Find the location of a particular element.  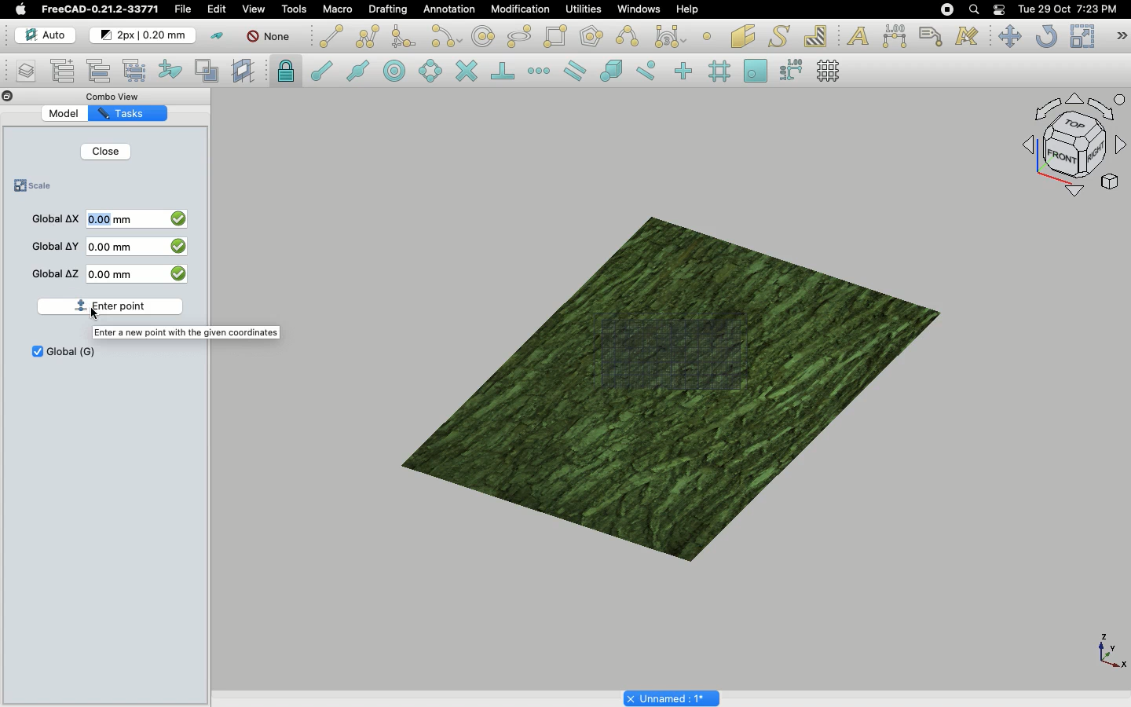

Circle is located at coordinates (483, 36).